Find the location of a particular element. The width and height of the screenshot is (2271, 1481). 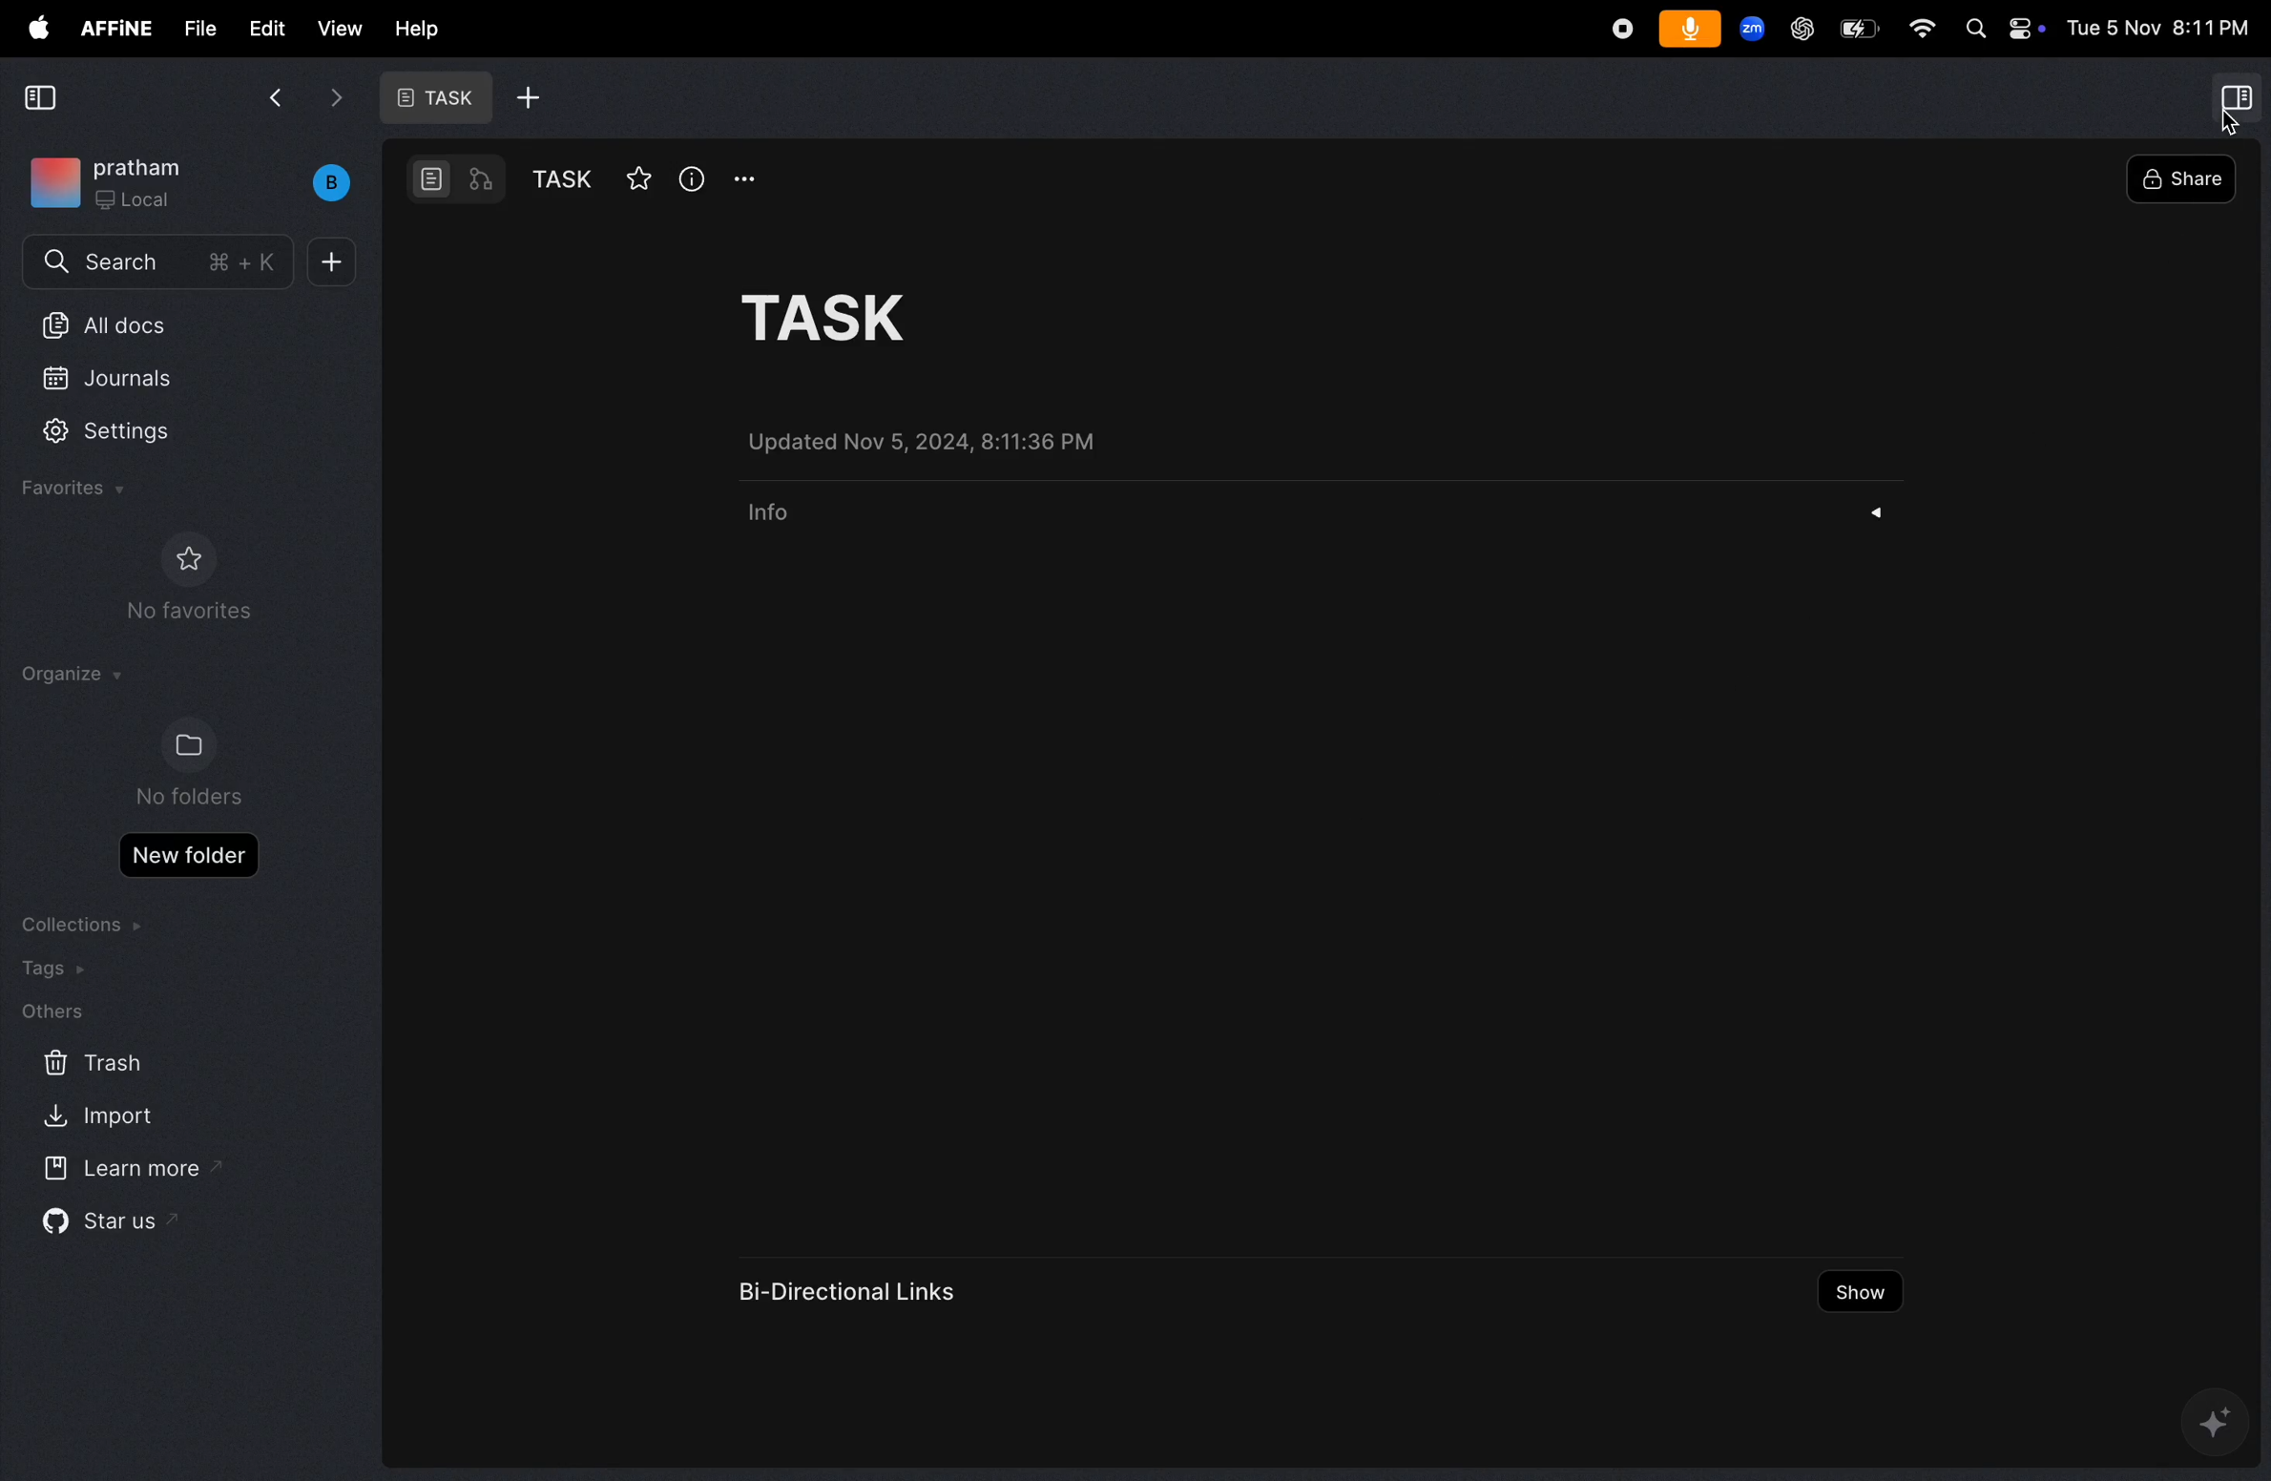

side bar is located at coordinates (2232, 100).